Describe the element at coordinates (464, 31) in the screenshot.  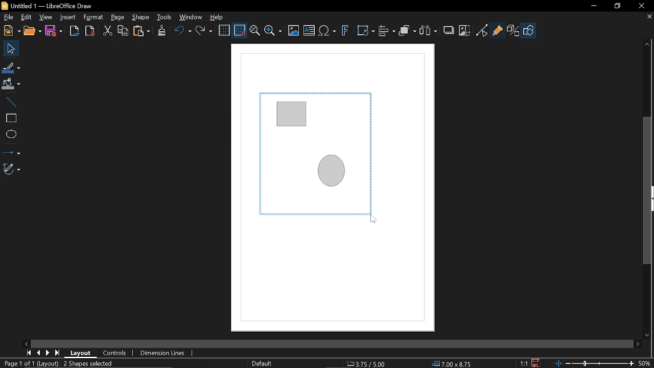
I see `Crop` at that location.